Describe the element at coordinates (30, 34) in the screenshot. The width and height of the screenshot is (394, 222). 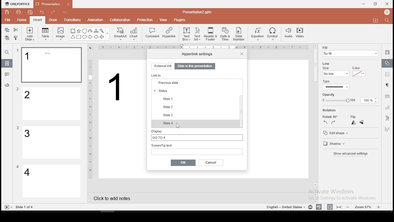
I see `add slide` at that location.